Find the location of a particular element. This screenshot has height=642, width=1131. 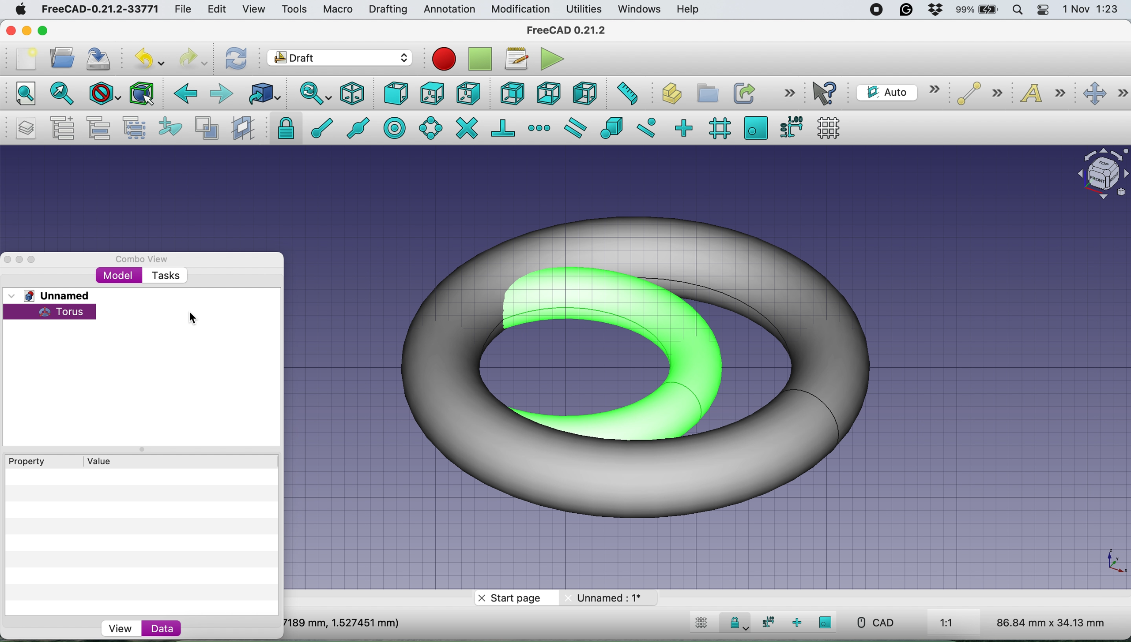

Toggle Overlay is located at coordinates (36, 260).